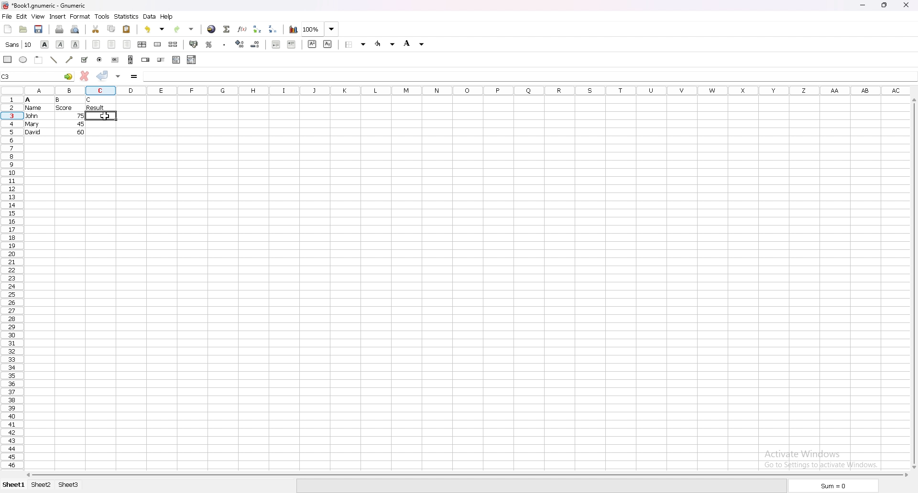  What do you see at coordinates (81, 116) in the screenshot?
I see `75` at bounding box center [81, 116].